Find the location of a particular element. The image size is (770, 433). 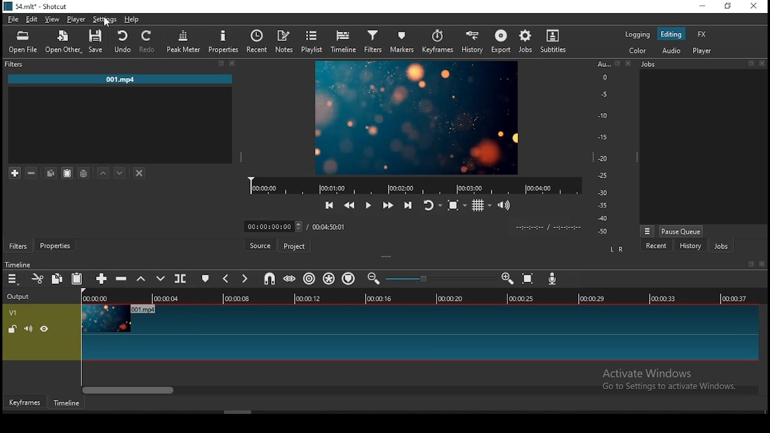

total time is located at coordinates (328, 228).